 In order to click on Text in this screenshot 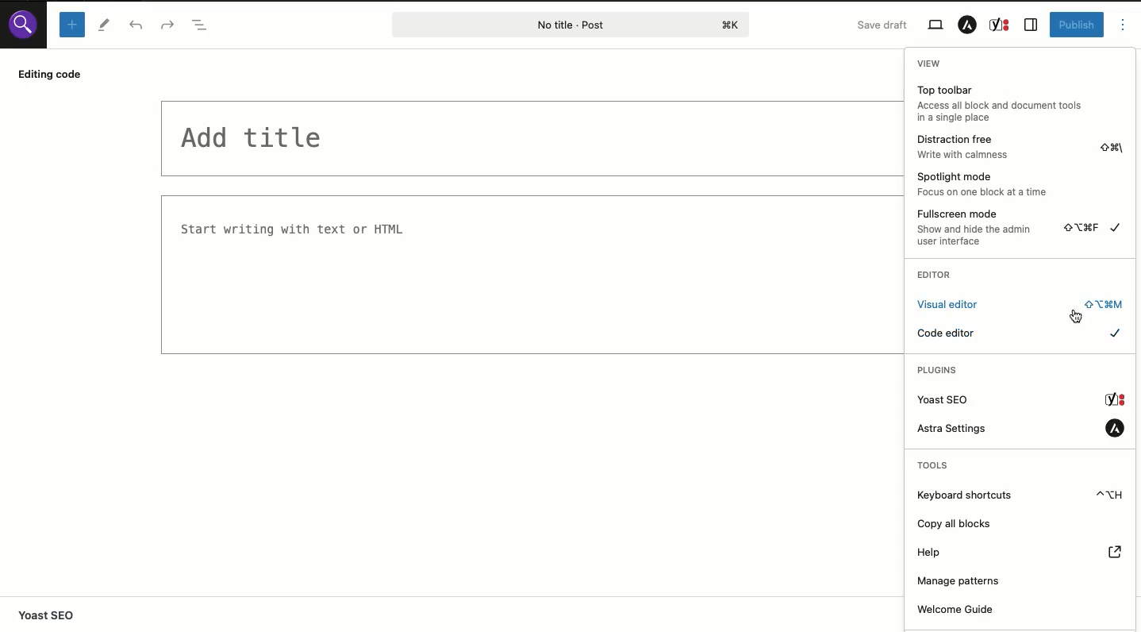, I will do `click(294, 219)`.